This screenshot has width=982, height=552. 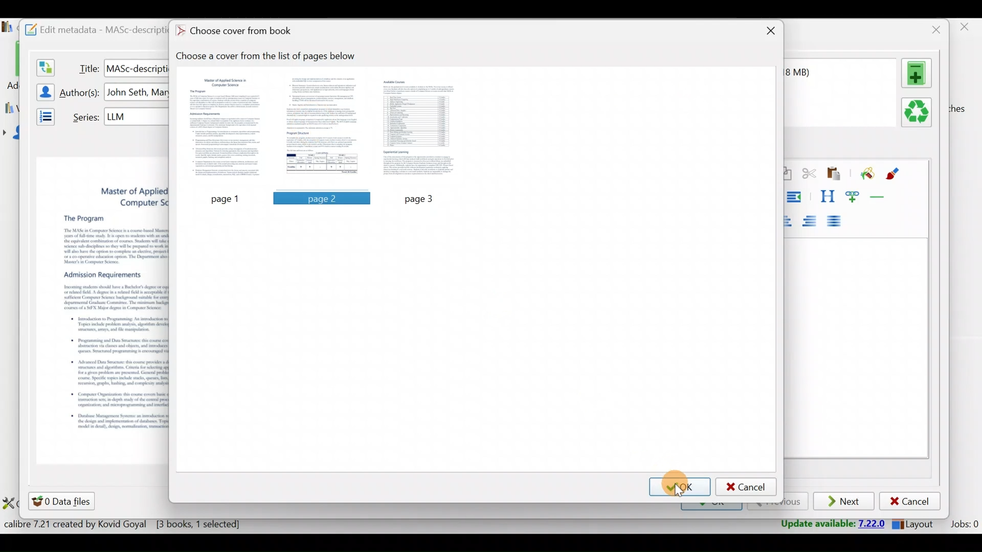 I want to click on Insert separator, so click(x=881, y=197).